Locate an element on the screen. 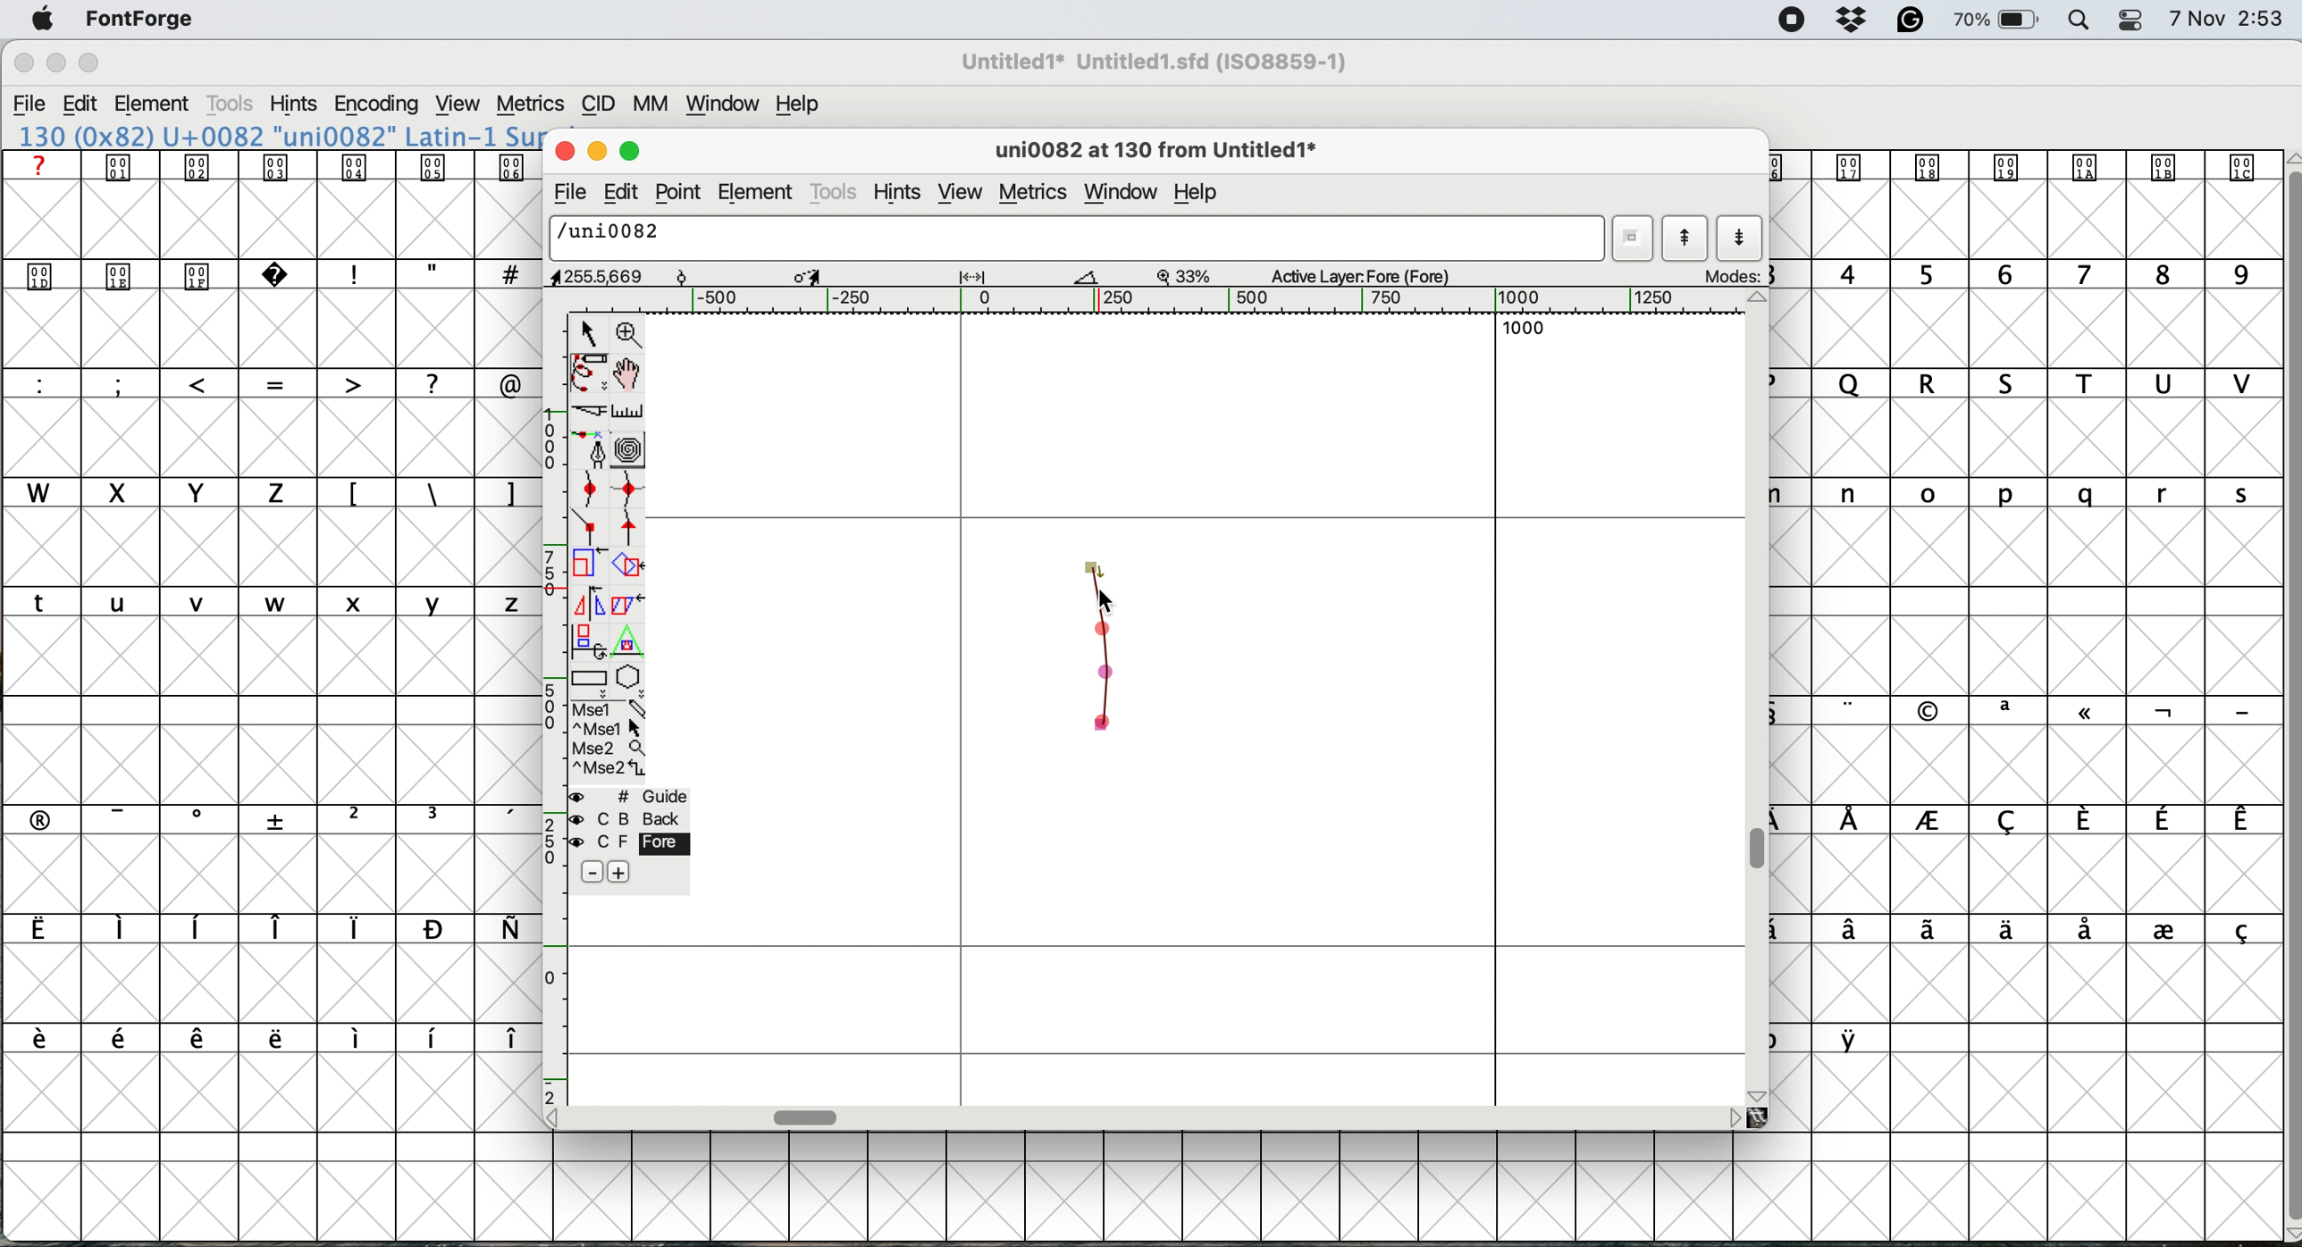 The height and width of the screenshot is (1247, 2302). file is located at coordinates (34, 105).